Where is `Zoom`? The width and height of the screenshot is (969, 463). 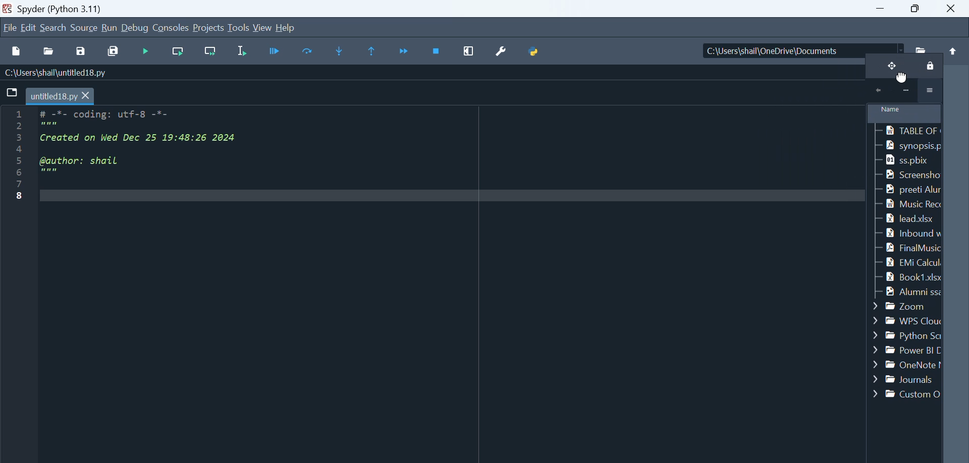 Zoom is located at coordinates (906, 306).